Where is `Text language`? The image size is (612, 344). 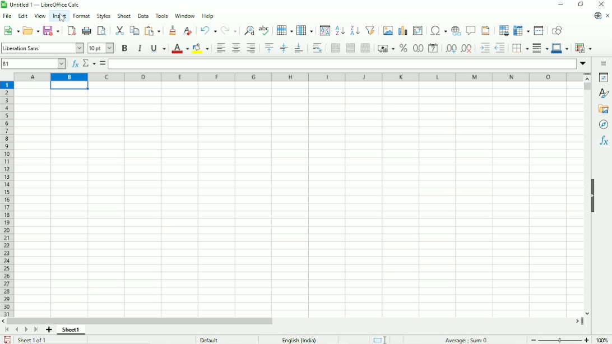
Text language is located at coordinates (299, 340).